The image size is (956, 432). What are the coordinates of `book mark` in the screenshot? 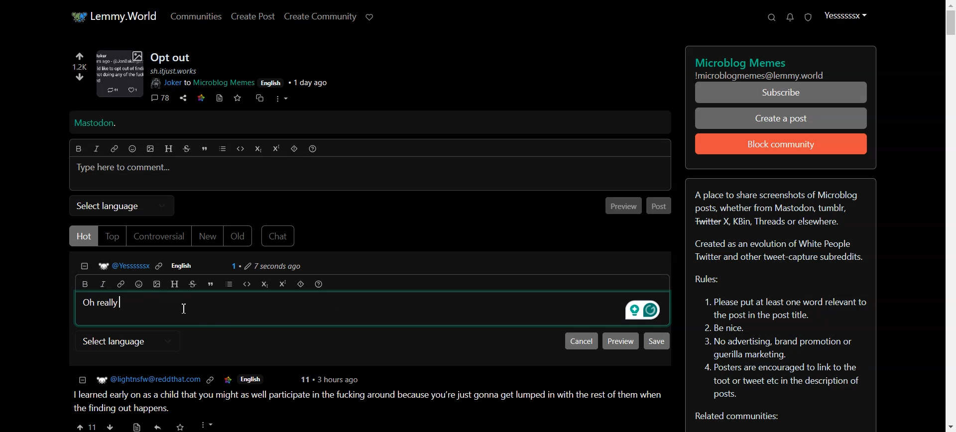 It's located at (219, 98).